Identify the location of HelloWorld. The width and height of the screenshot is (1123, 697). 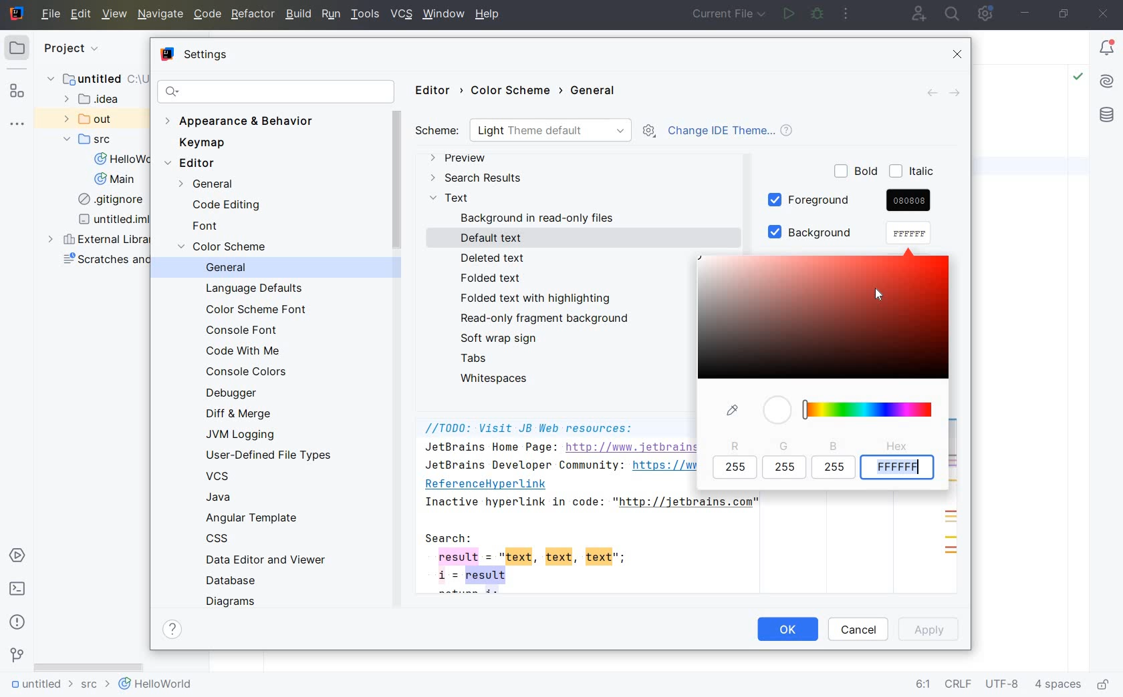
(120, 160).